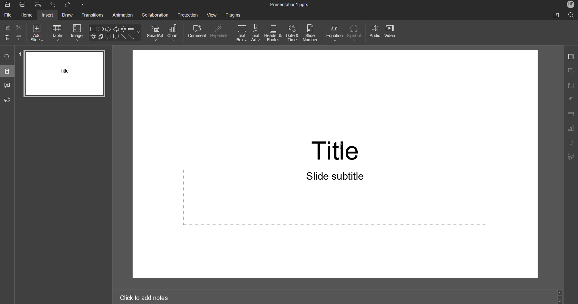  What do you see at coordinates (340, 147) in the screenshot?
I see `I-beam cursor` at bounding box center [340, 147].